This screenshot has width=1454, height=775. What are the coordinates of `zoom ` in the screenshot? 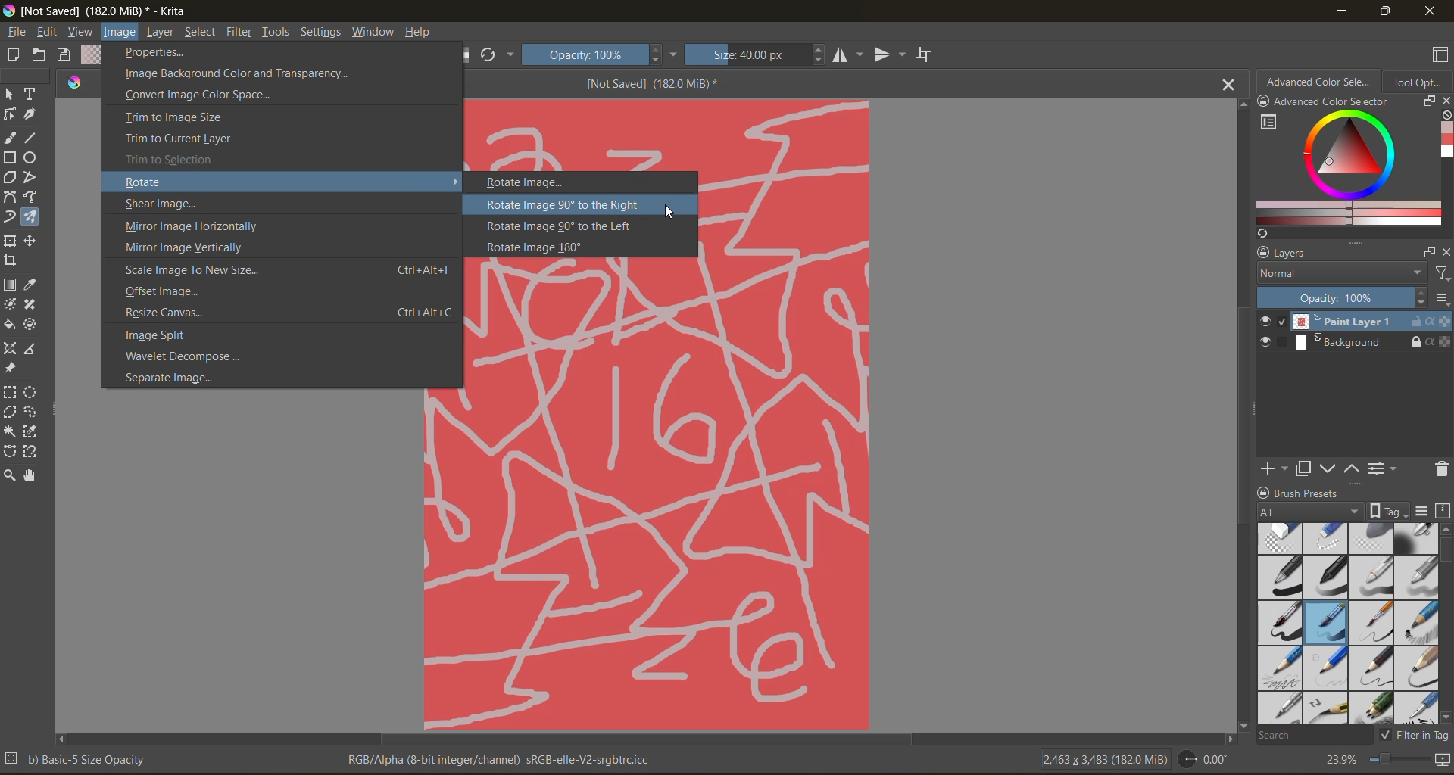 It's located at (1396, 758).